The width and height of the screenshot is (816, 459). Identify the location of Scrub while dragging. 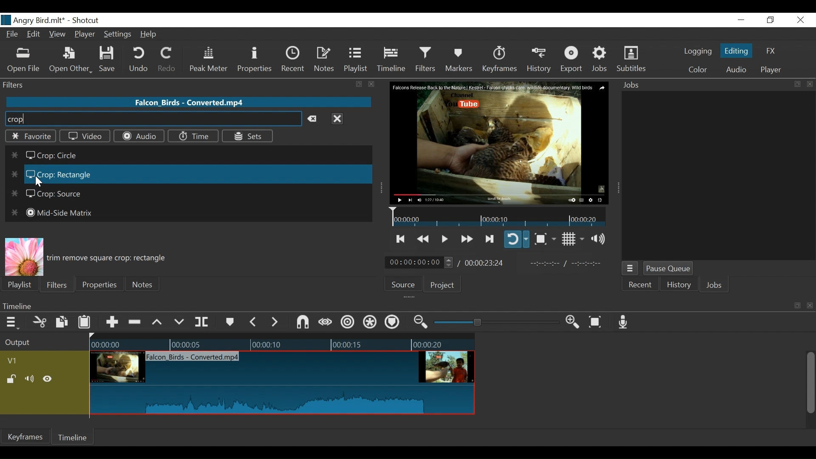
(327, 323).